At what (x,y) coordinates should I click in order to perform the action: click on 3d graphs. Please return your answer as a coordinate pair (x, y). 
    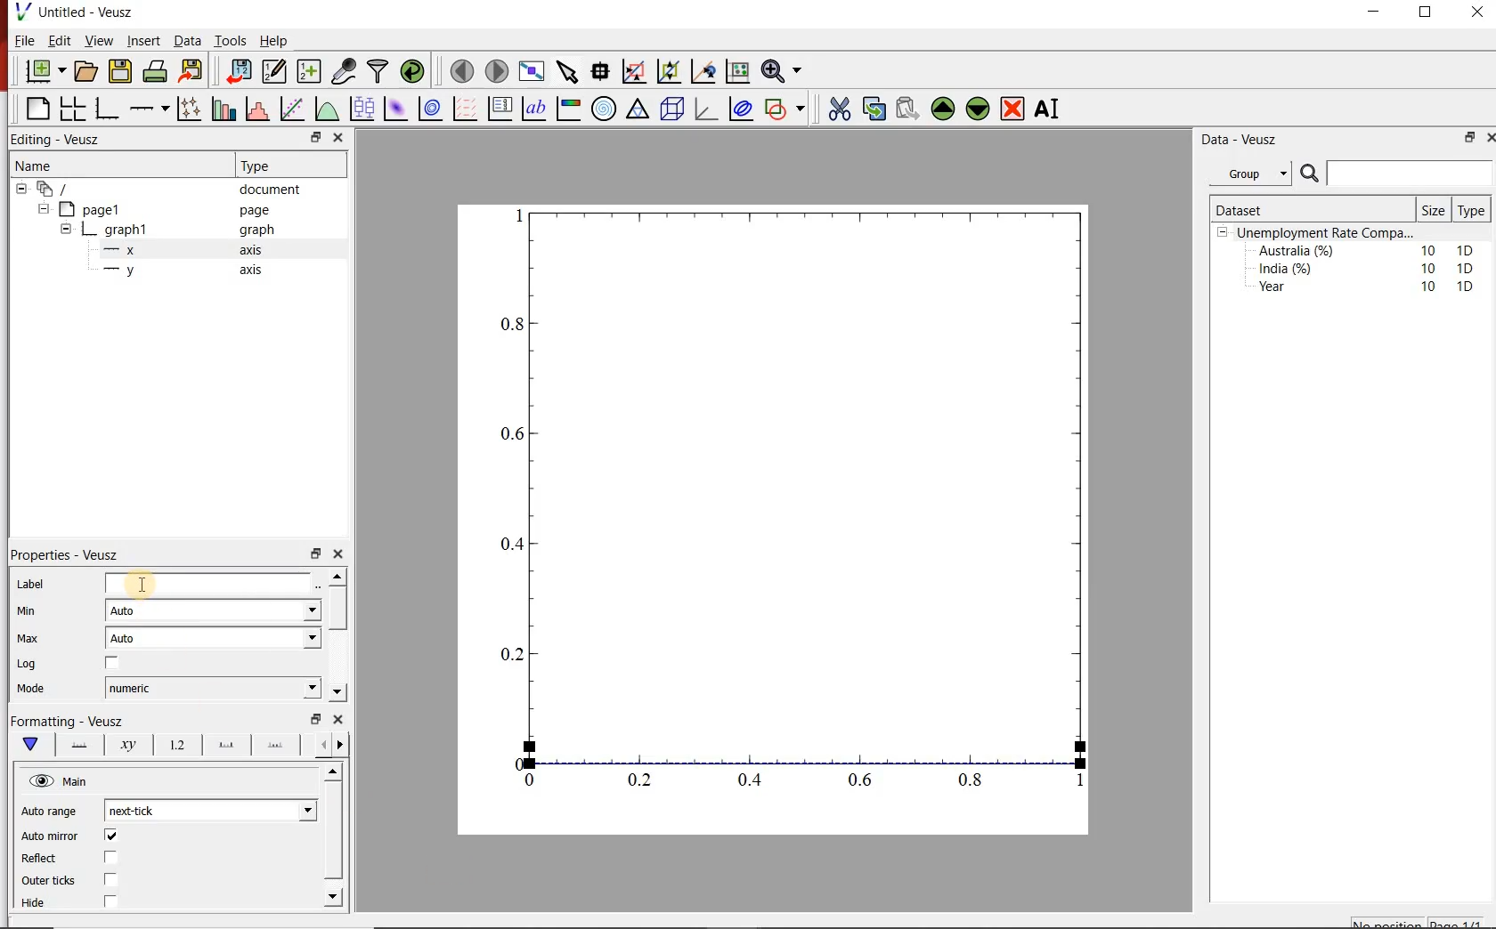
    Looking at the image, I should click on (705, 109).